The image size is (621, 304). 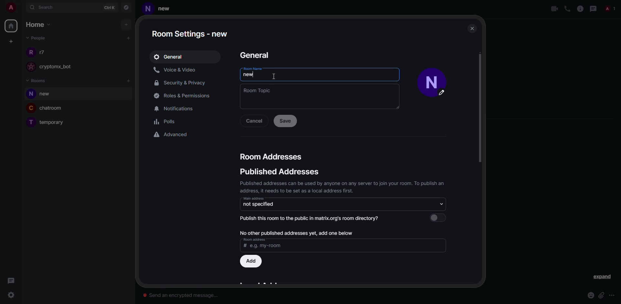 What do you see at coordinates (285, 121) in the screenshot?
I see `save` at bounding box center [285, 121].